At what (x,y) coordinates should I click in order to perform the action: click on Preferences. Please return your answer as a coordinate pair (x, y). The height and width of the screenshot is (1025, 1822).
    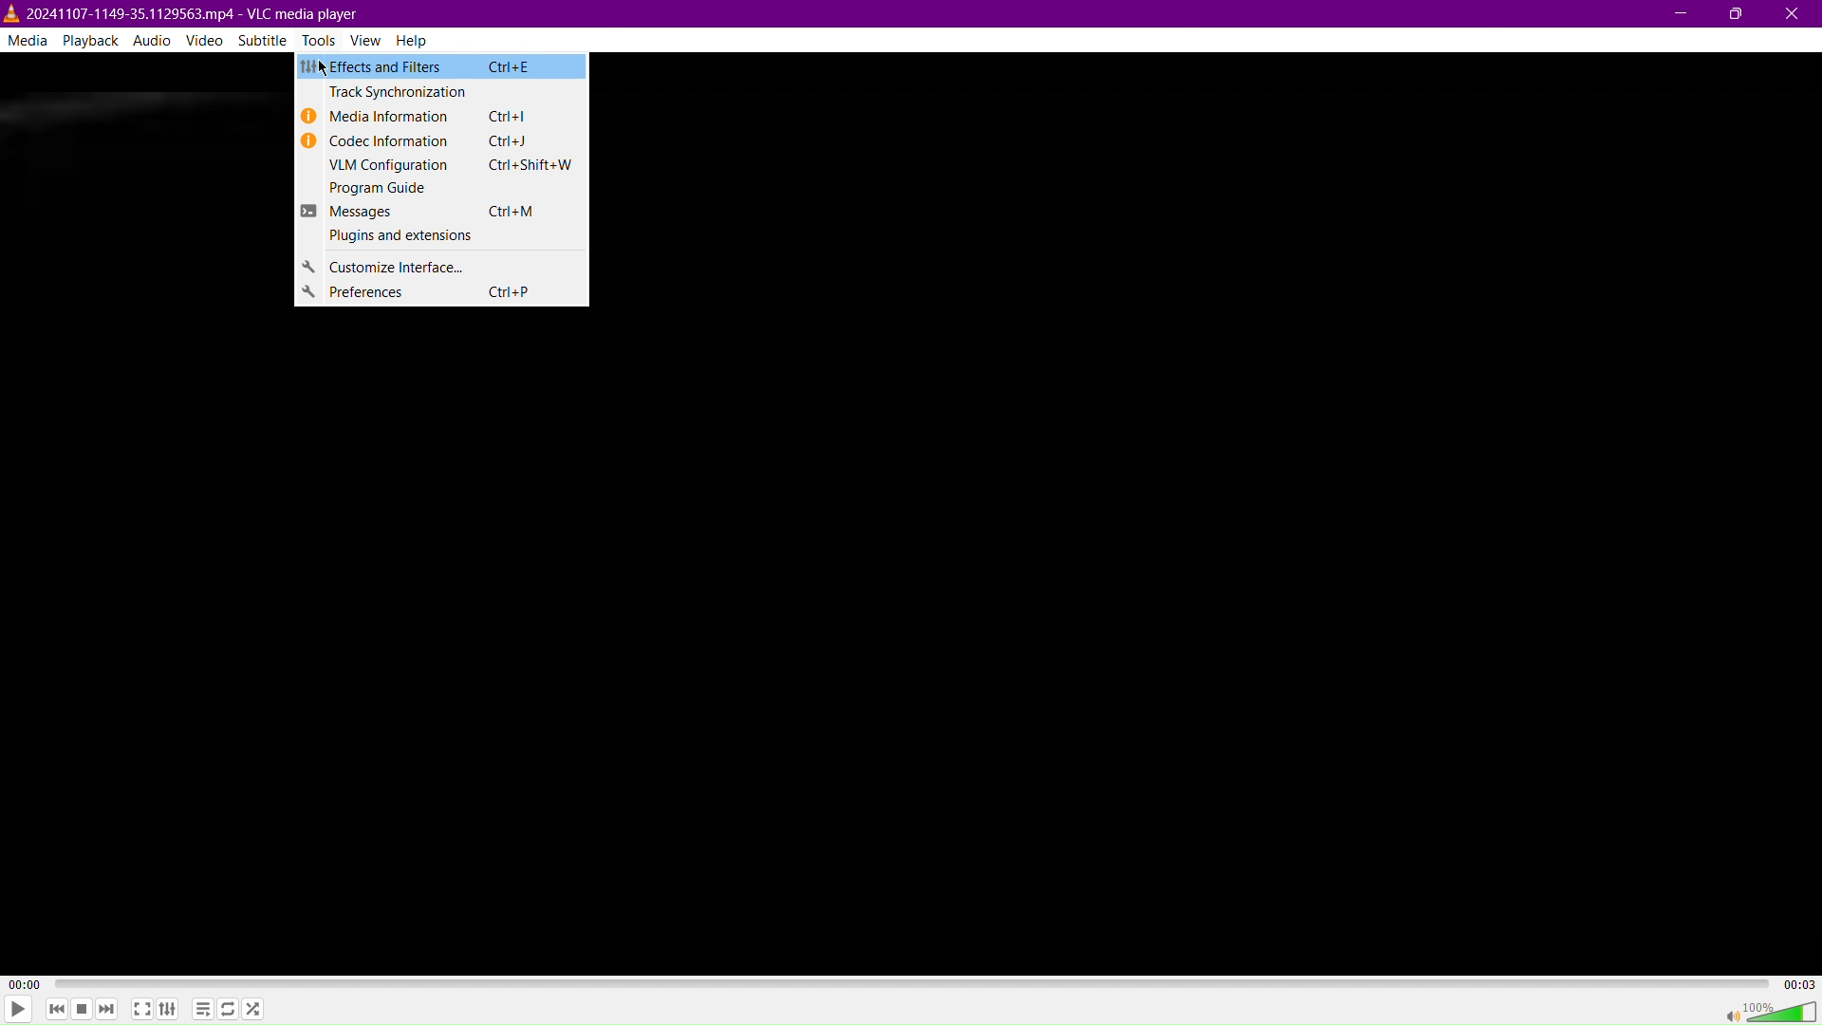
    Looking at the image, I should click on (445, 294).